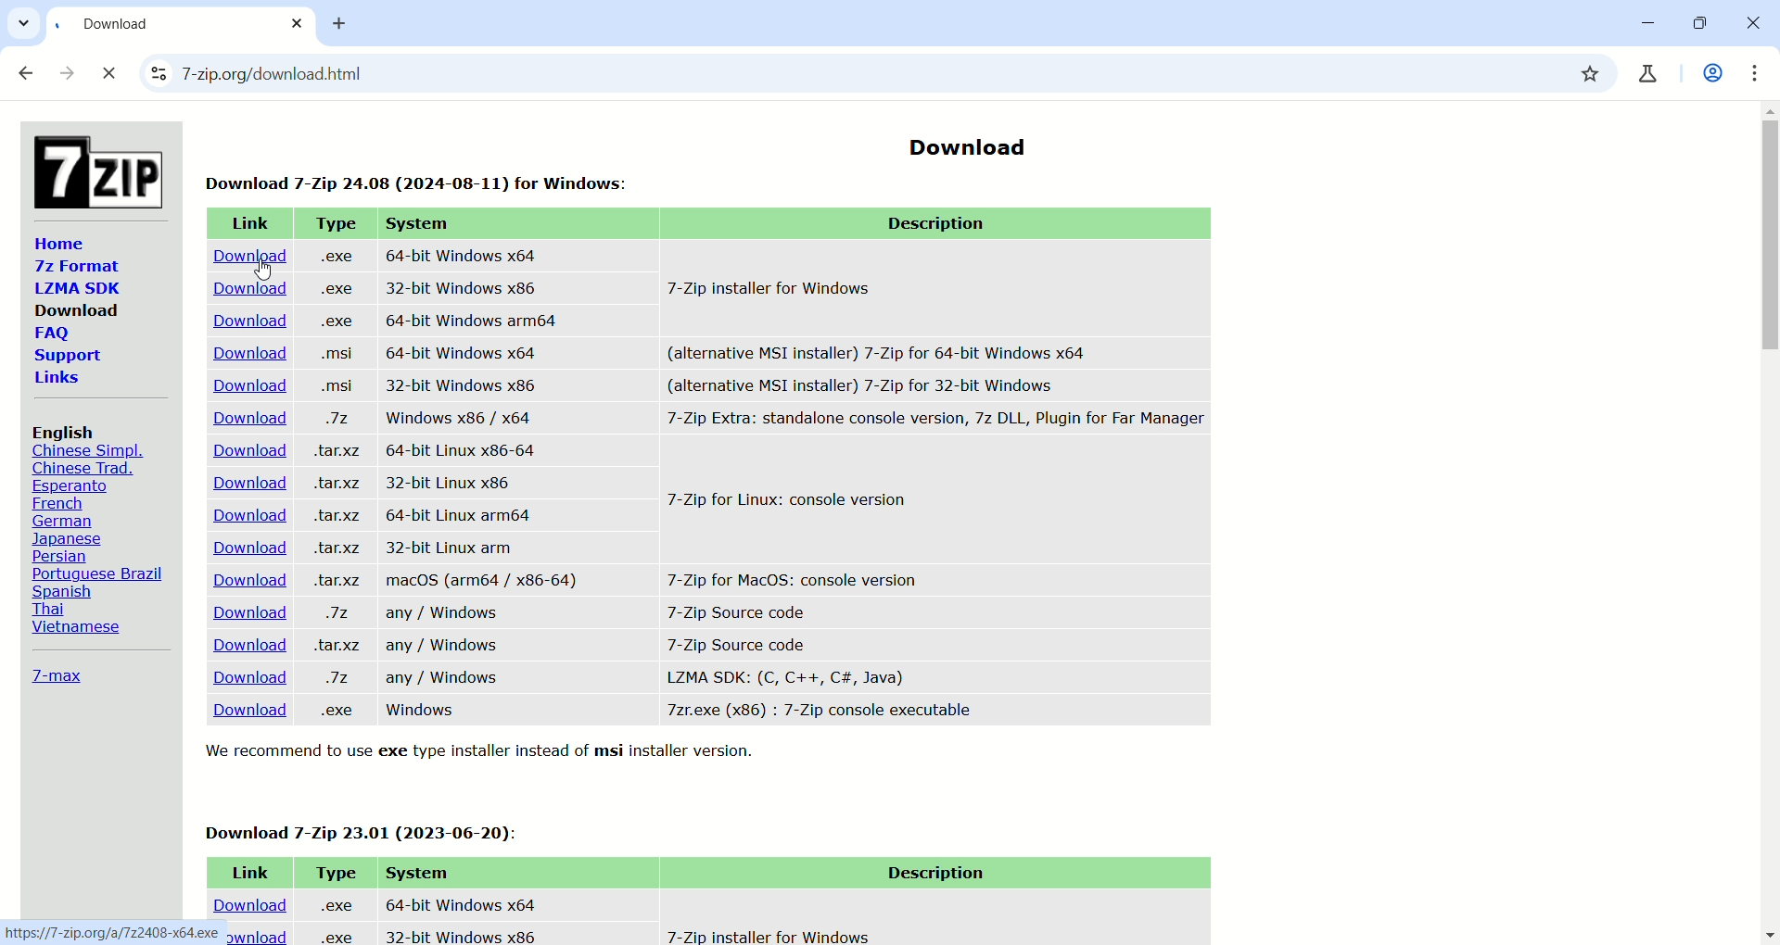 This screenshot has height=945, width=1780. What do you see at coordinates (72, 268) in the screenshot?
I see `7z Format` at bounding box center [72, 268].